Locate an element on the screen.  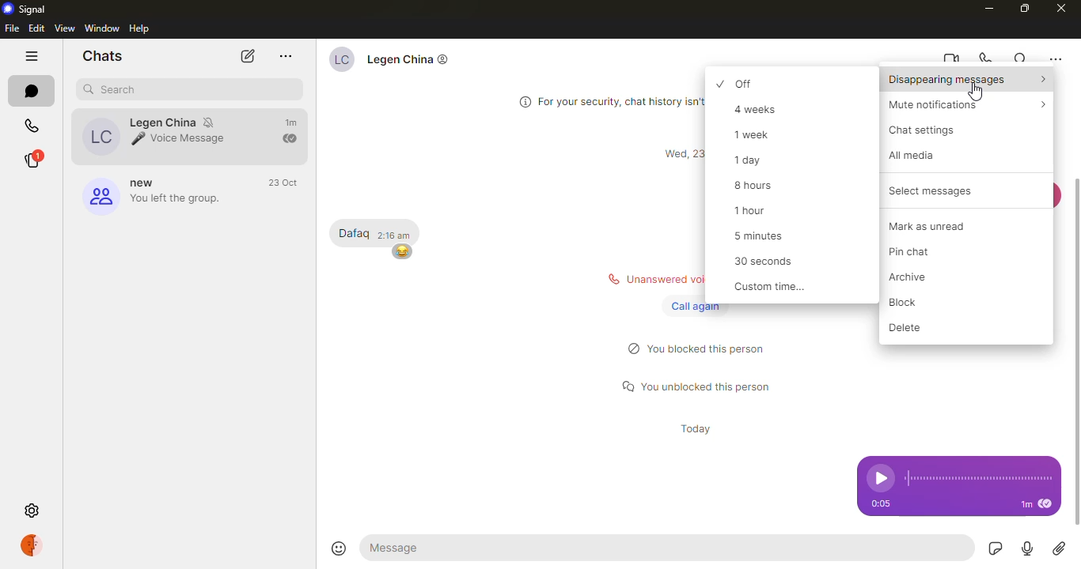
mute is located at coordinates (958, 105).